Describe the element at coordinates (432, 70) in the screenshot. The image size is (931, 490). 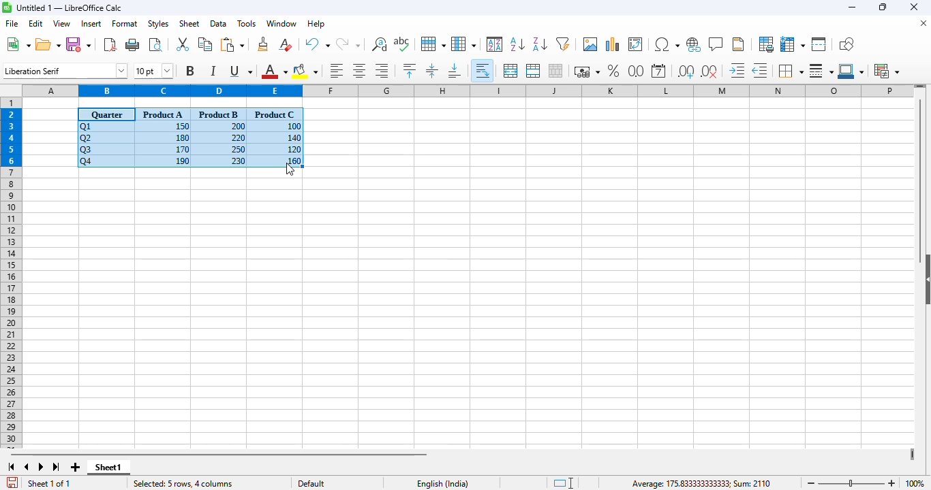
I see `center vertically` at that location.